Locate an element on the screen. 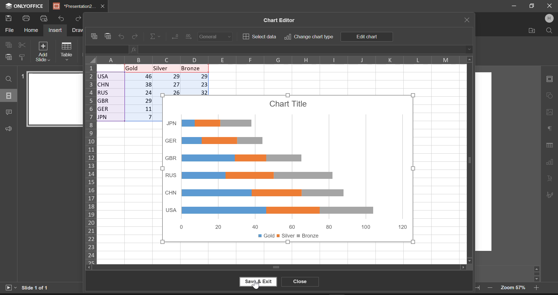  Comments is located at coordinates (9, 113).